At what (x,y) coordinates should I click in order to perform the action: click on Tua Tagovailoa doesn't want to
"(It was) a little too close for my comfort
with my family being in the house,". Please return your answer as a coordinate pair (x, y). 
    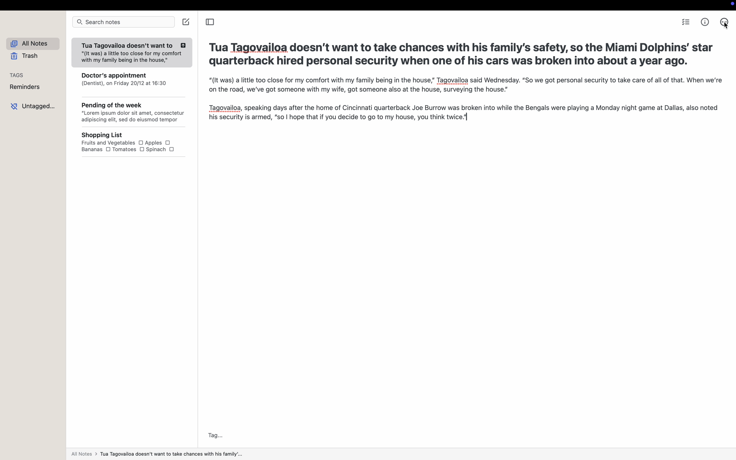
    Looking at the image, I should click on (133, 50).